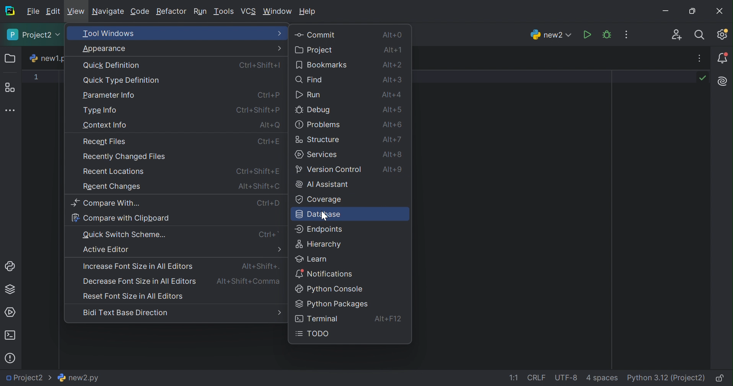 This screenshot has height=386, width=733. What do you see at coordinates (677, 35) in the screenshot?
I see `Code with me` at bounding box center [677, 35].